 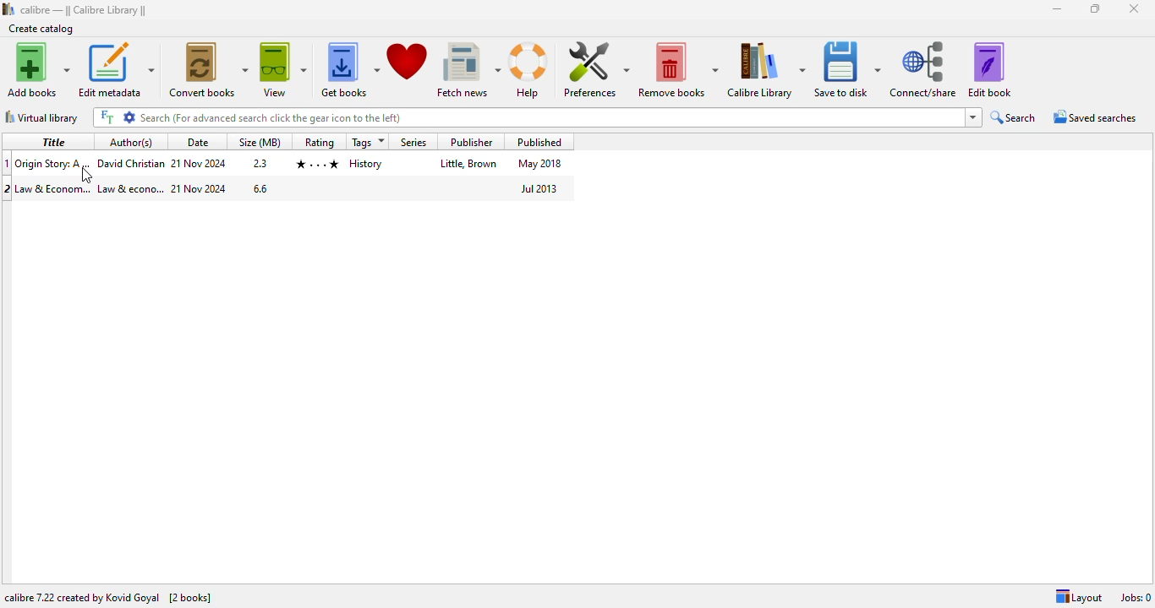 What do you see at coordinates (350, 71) in the screenshot?
I see `get books` at bounding box center [350, 71].